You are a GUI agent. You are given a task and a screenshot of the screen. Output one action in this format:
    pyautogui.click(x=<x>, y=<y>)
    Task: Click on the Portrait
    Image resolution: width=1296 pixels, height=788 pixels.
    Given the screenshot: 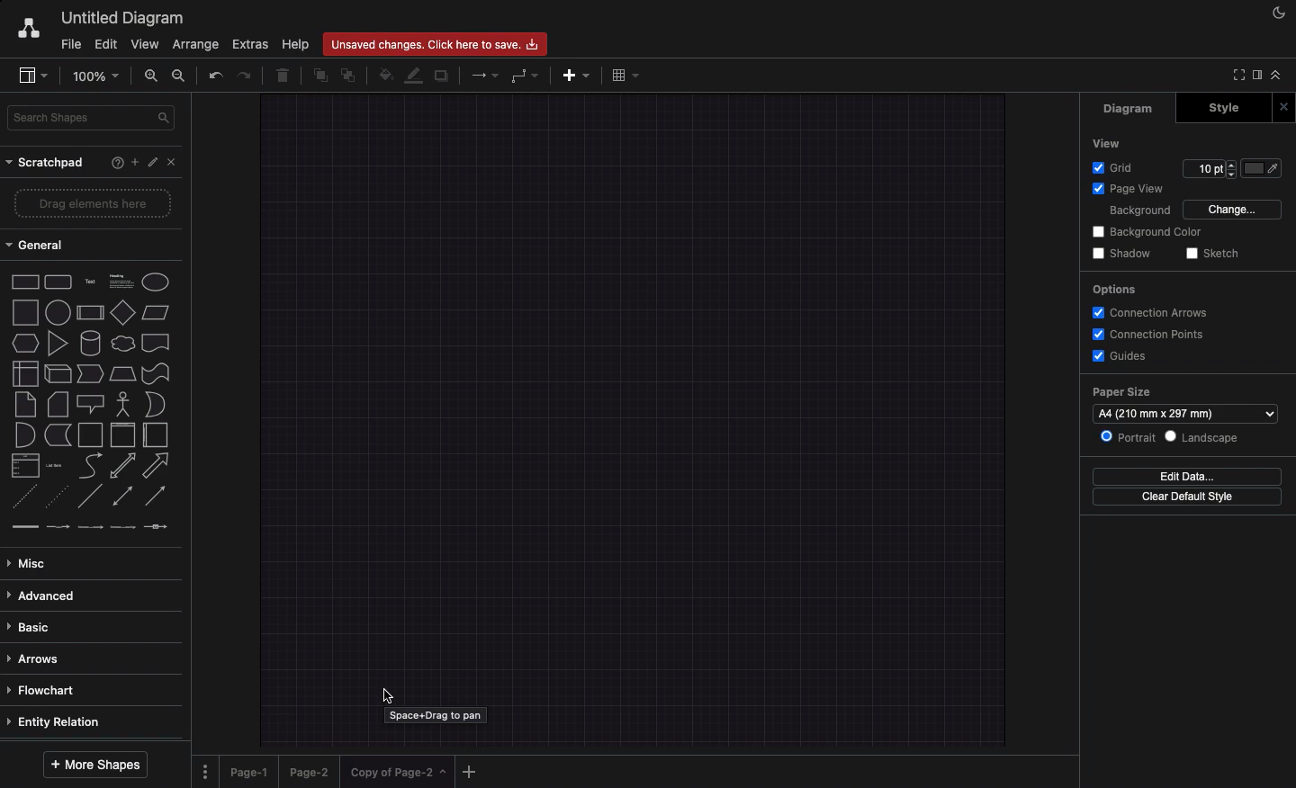 What is the action you would take?
    pyautogui.click(x=1127, y=436)
    